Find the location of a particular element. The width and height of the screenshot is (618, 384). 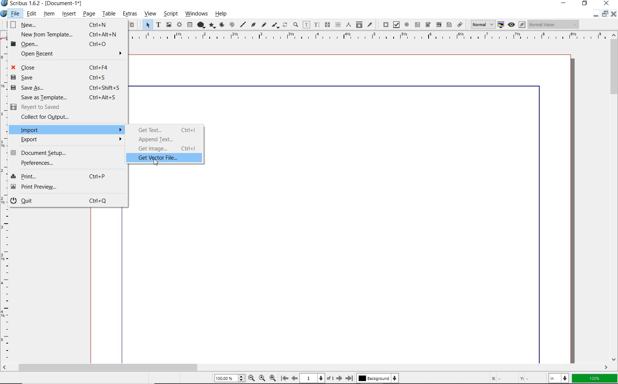

eye dropper is located at coordinates (370, 25).